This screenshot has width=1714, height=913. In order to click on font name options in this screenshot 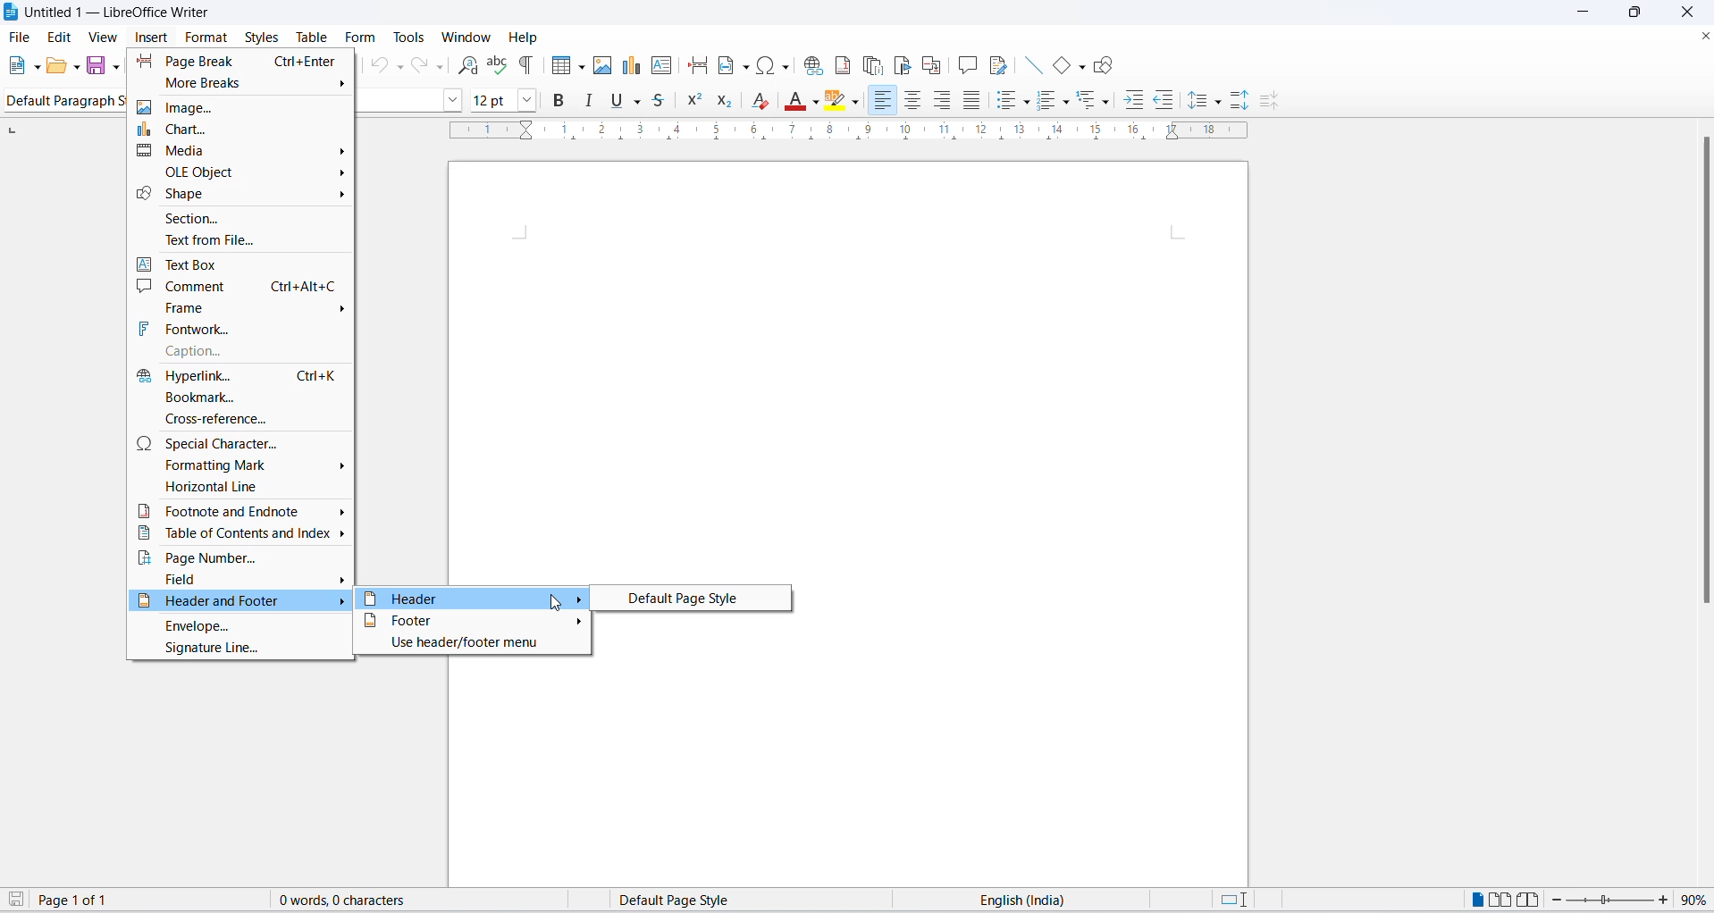, I will do `click(456, 99)`.